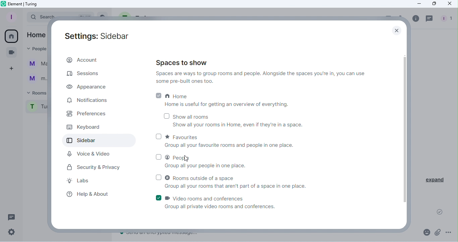 Image resolution: width=458 pixels, height=242 pixels. Describe the element at coordinates (419, 4) in the screenshot. I see `Minimize` at that location.